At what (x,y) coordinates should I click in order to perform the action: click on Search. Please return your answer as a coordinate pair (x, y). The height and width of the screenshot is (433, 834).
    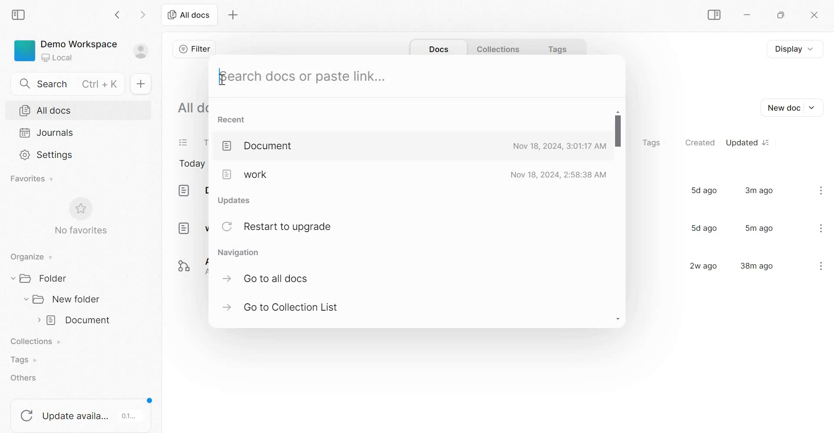
    Looking at the image, I should click on (71, 82).